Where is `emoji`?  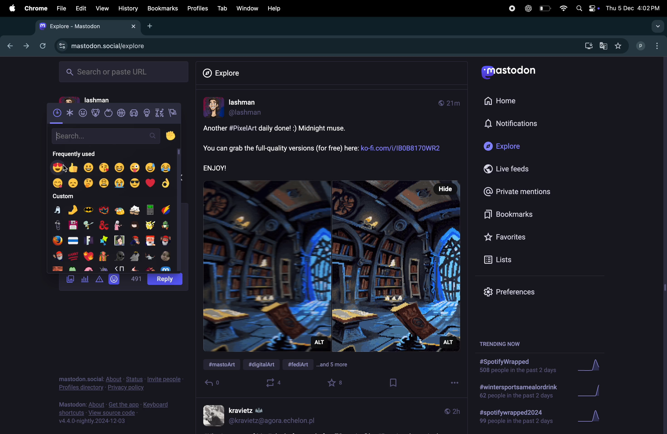 emoji is located at coordinates (116, 280).